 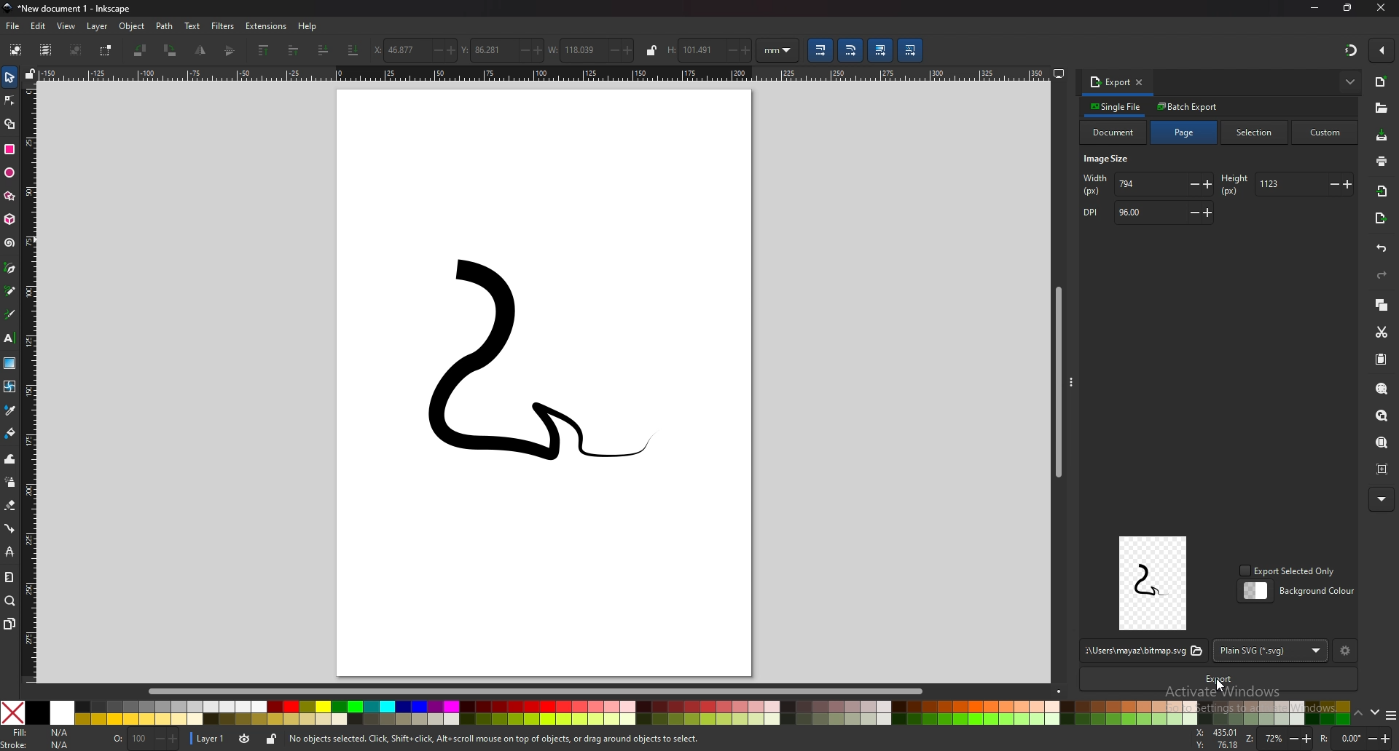 I want to click on zoom centre page, so click(x=1384, y=469).